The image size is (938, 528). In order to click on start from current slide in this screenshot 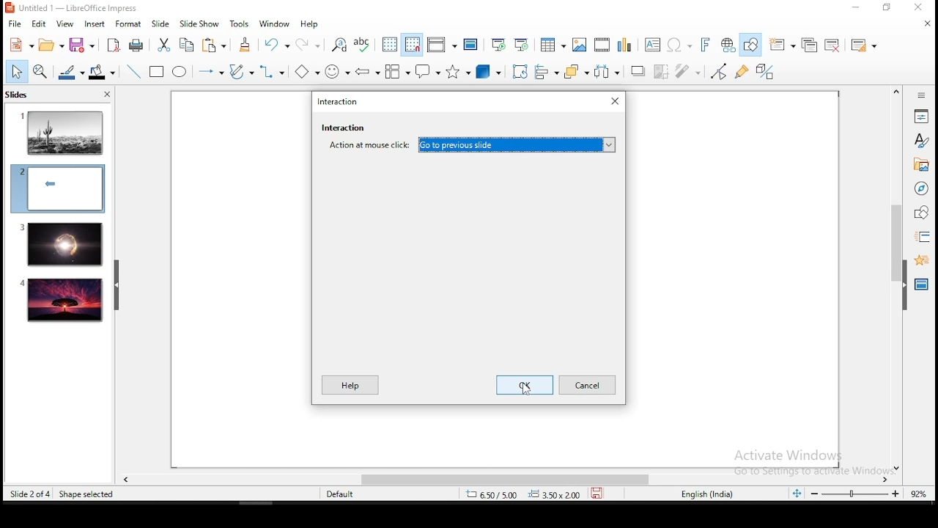, I will do `click(522, 44)`.